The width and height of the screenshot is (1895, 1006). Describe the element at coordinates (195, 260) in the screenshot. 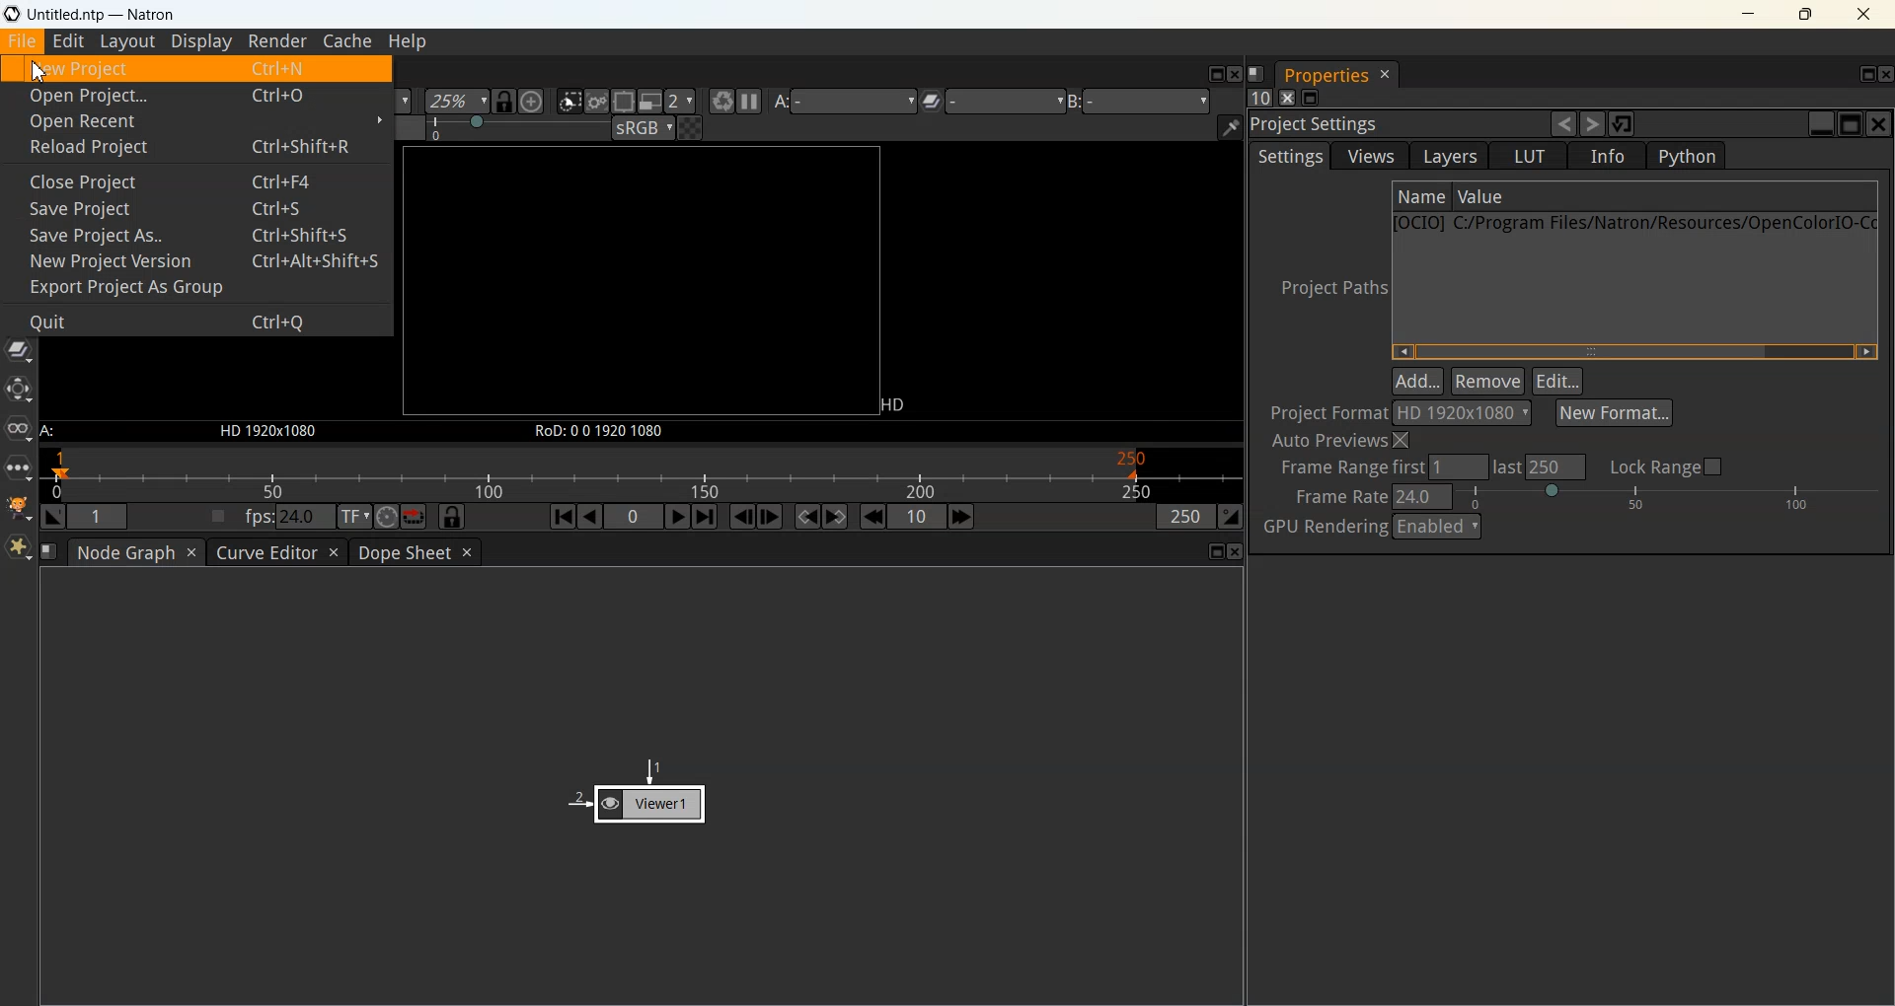

I see `New project version` at that location.